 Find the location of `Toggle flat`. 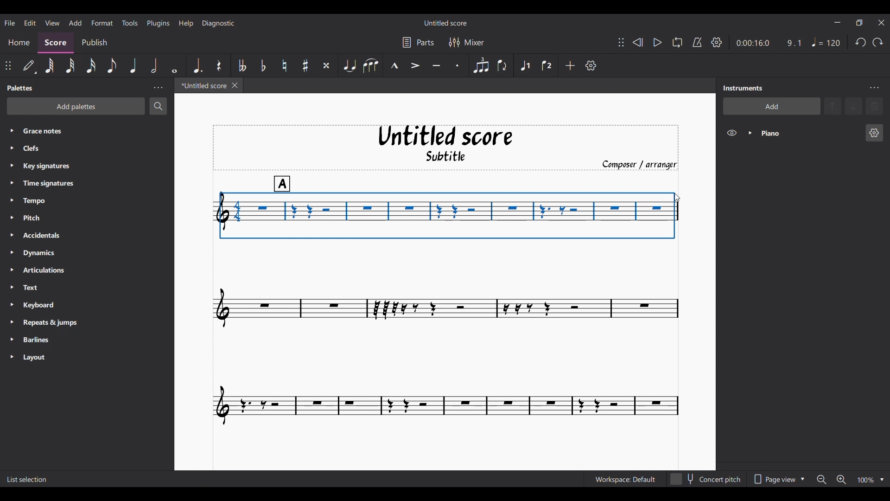

Toggle flat is located at coordinates (264, 65).